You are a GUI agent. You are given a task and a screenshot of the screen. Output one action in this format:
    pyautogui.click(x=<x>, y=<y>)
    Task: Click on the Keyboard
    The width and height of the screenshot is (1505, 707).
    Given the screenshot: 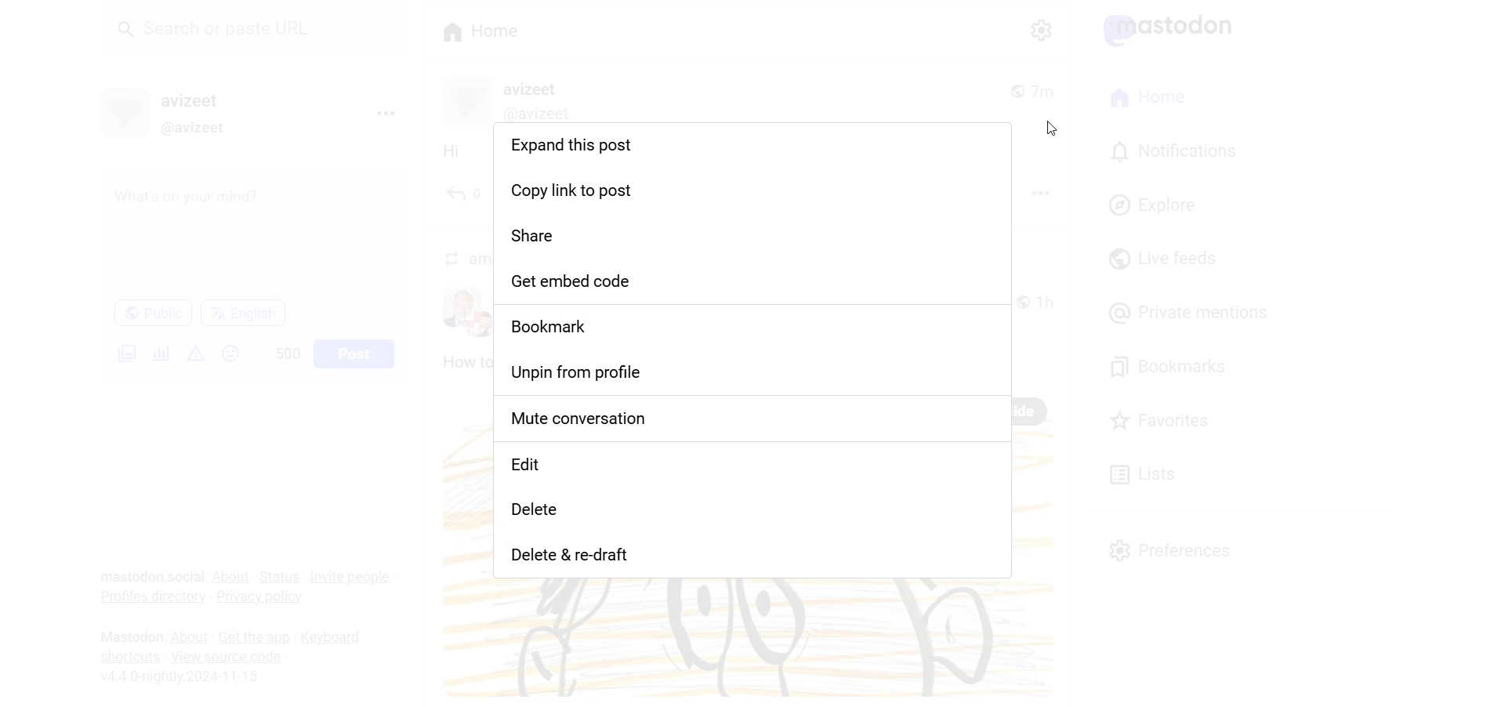 What is the action you would take?
    pyautogui.click(x=336, y=637)
    